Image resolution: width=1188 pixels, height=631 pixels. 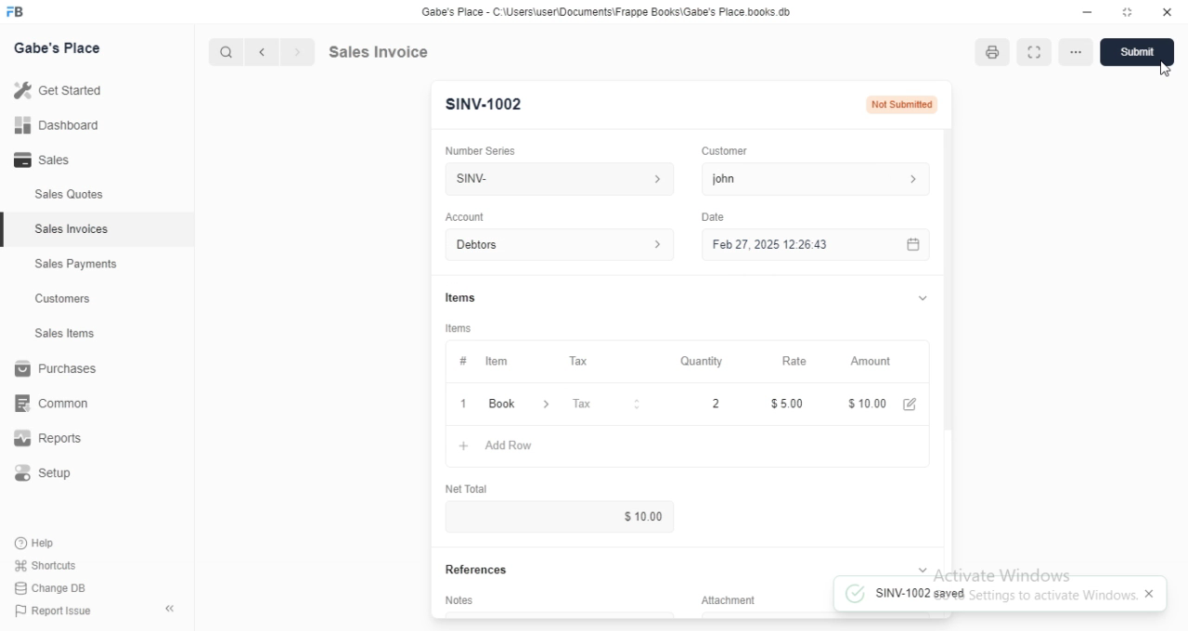 What do you see at coordinates (583, 360) in the screenshot?
I see `Tax` at bounding box center [583, 360].